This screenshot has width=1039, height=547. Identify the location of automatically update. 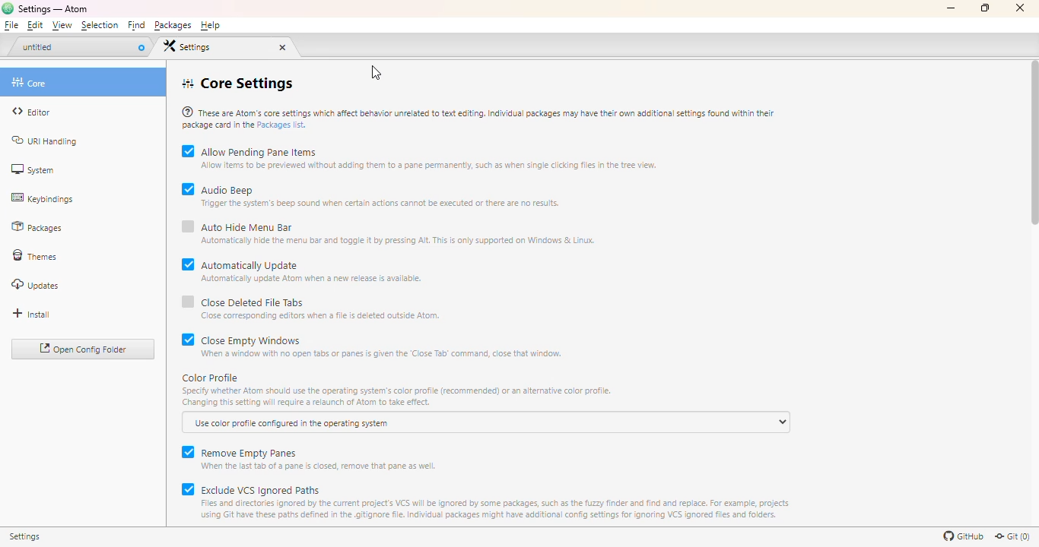
(313, 269).